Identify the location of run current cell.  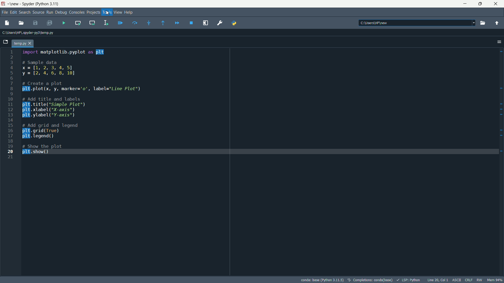
(78, 23).